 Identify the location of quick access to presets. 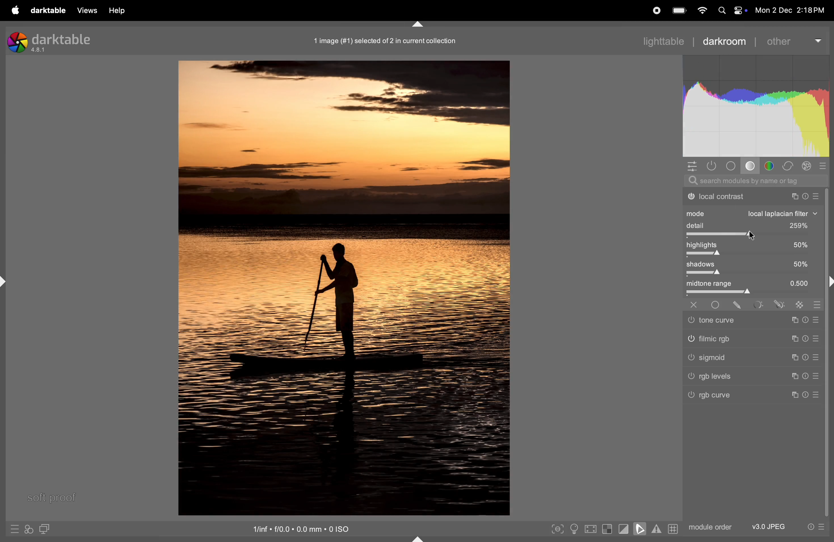
(12, 527).